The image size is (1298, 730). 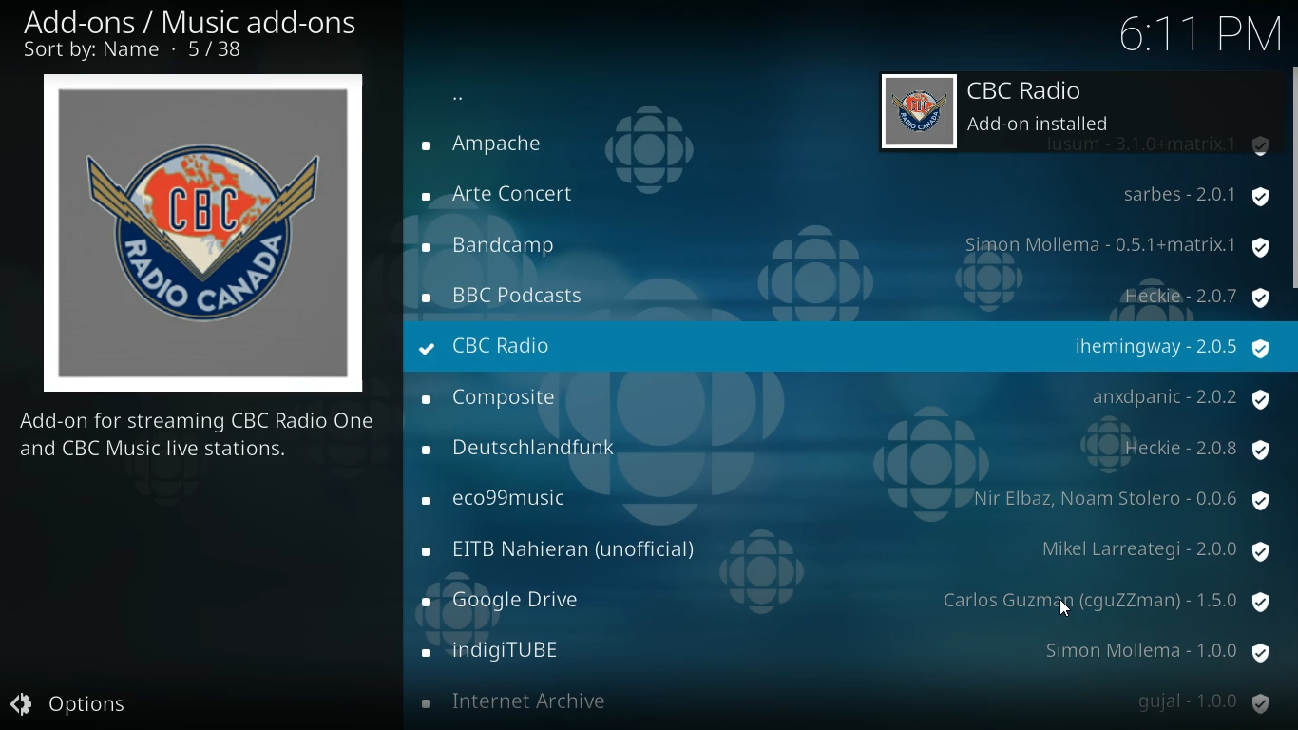 What do you see at coordinates (1180, 449) in the screenshot?
I see `protection` at bounding box center [1180, 449].